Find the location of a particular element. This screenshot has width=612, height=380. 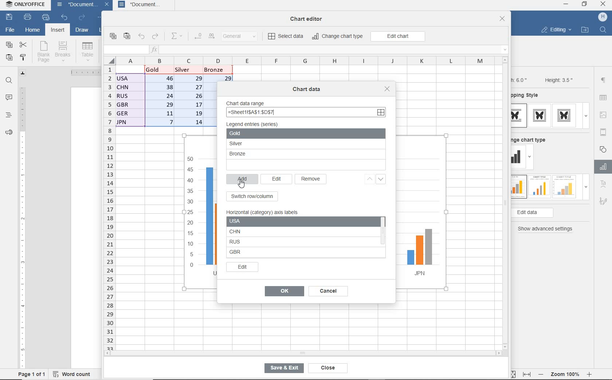

remove is located at coordinates (312, 179).